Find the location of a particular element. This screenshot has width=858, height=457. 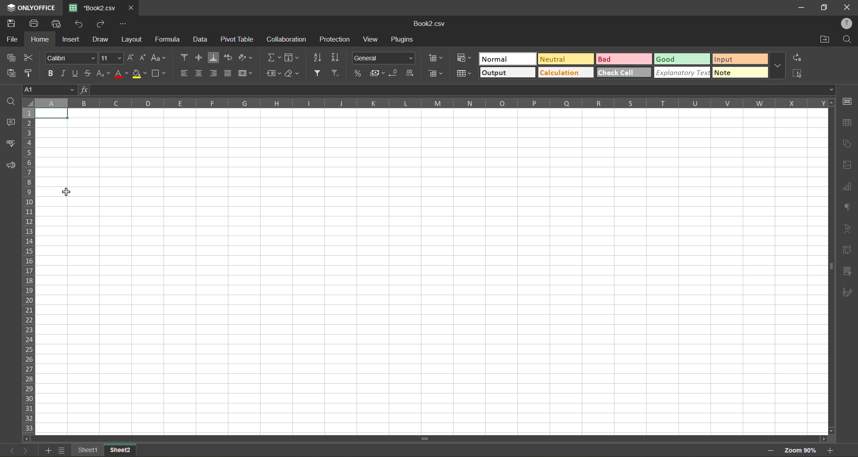

open location is located at coordinates (824, 40).